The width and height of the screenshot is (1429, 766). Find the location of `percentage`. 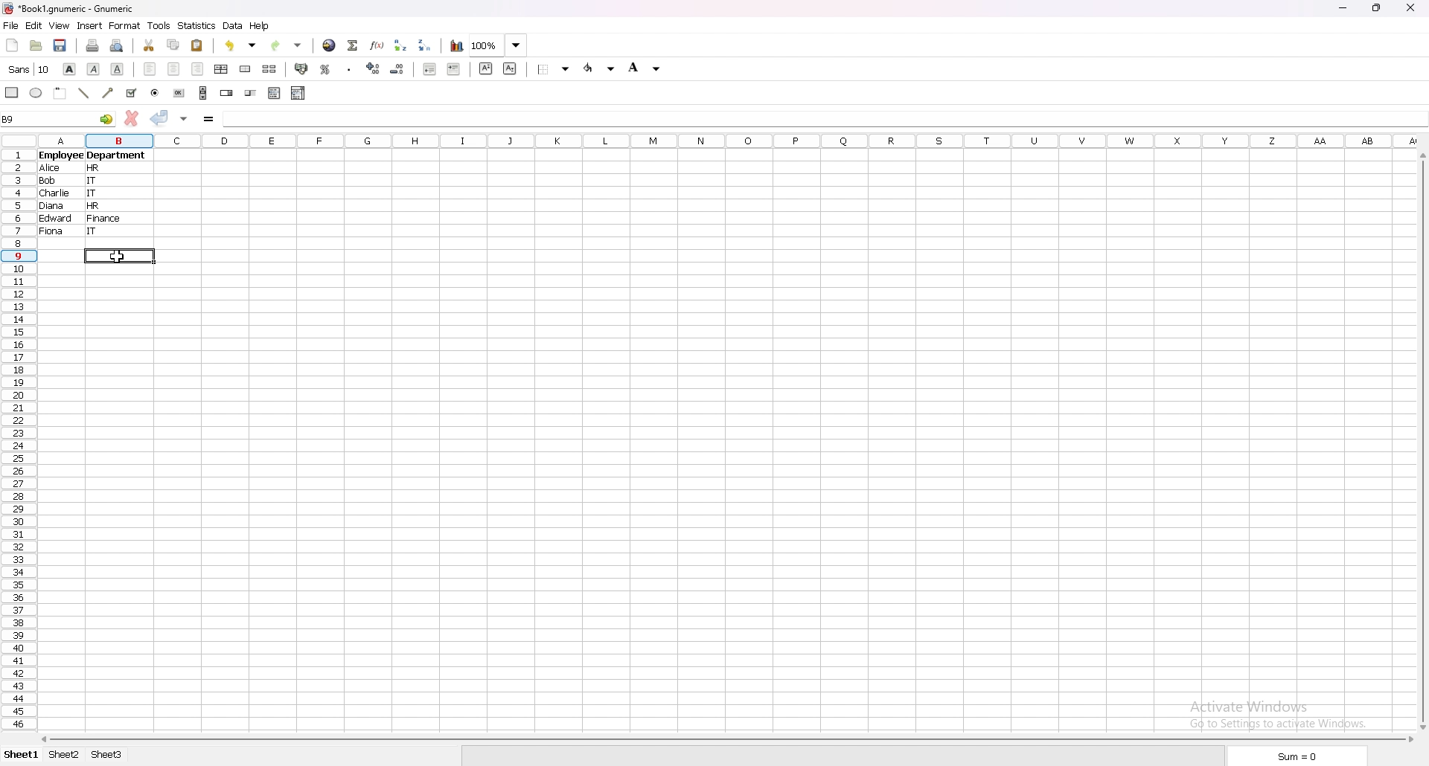

percentage is located at coordinates (325, 69).